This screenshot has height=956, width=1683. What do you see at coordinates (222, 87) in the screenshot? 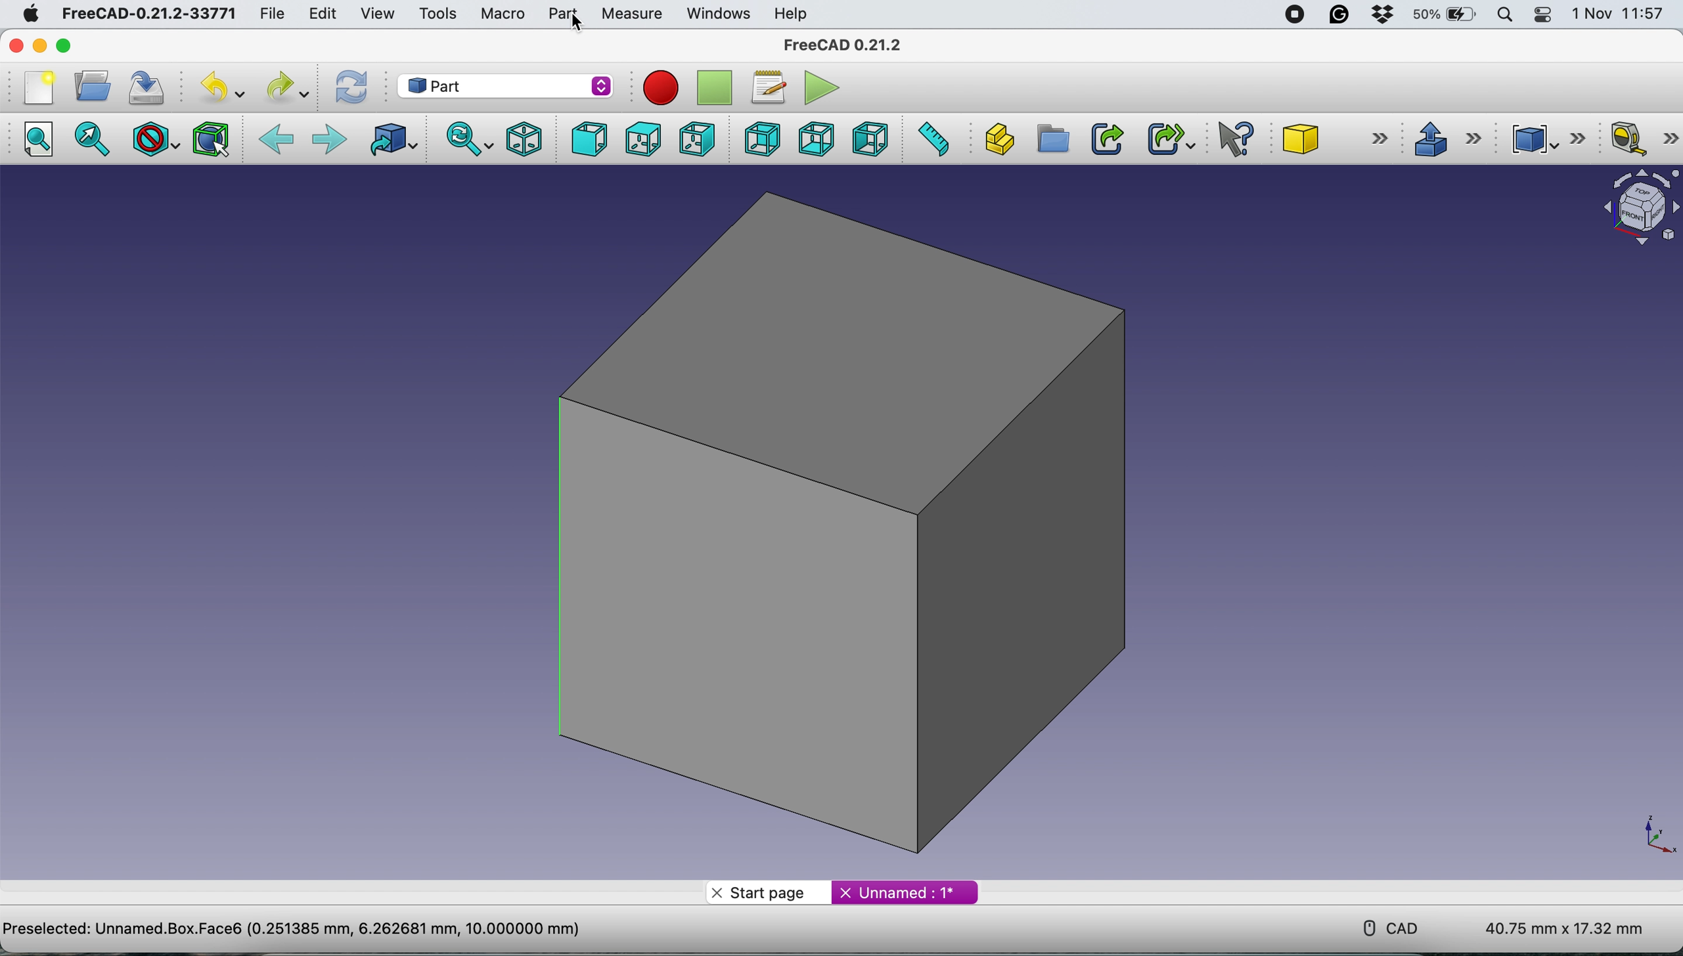
I see `undo` at bounding box center [222, 87].